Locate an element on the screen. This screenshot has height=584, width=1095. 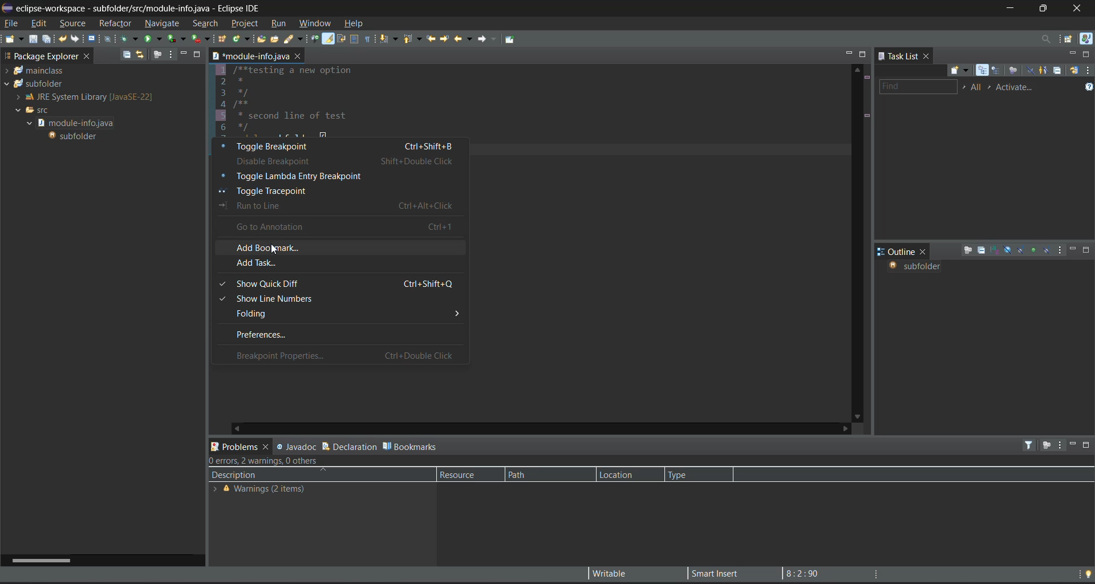
search is located at coordinates (205, 23).